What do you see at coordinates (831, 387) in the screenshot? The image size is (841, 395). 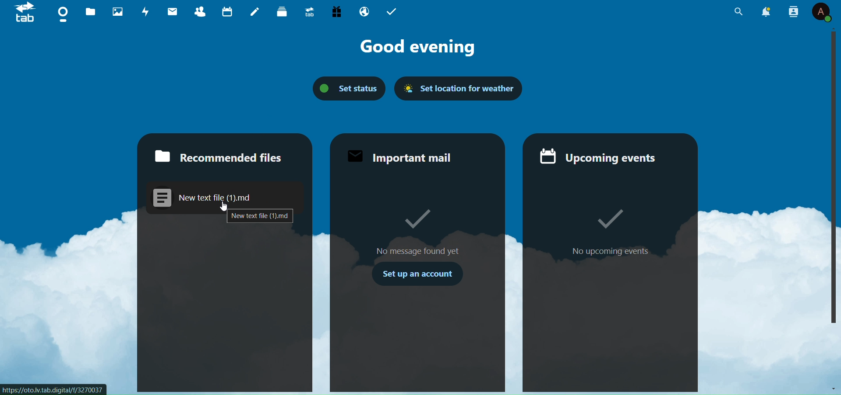 I see `down` at bounding box center [831, 387].